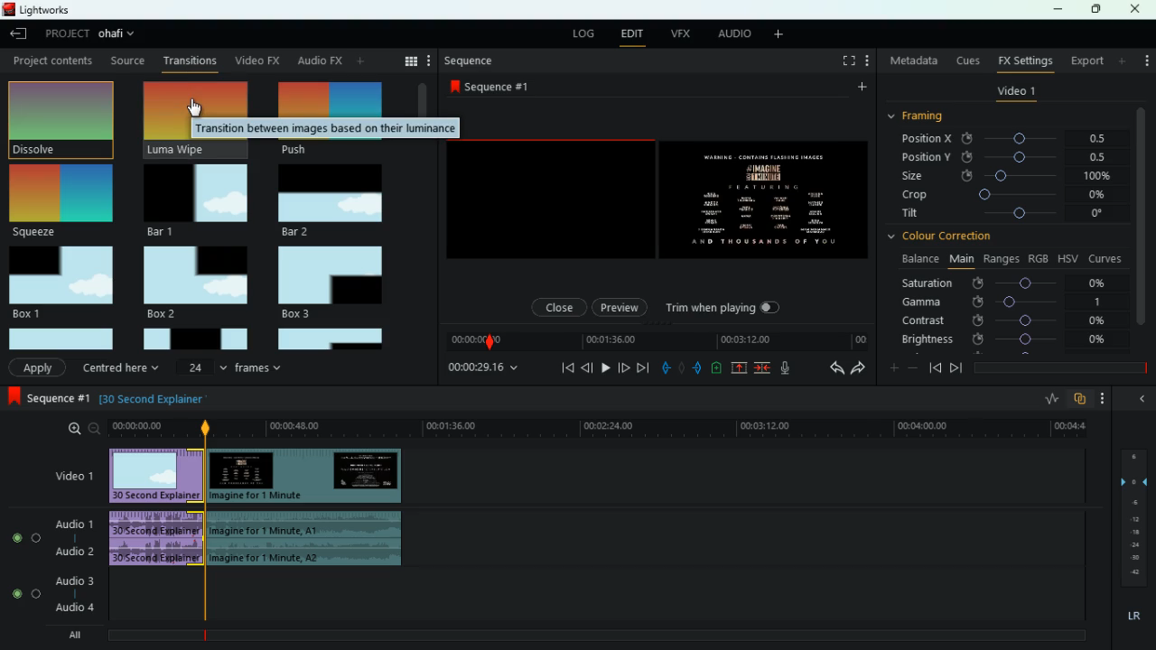 The image size is (1156, 650). I want to click on frames, so click(261, 367).